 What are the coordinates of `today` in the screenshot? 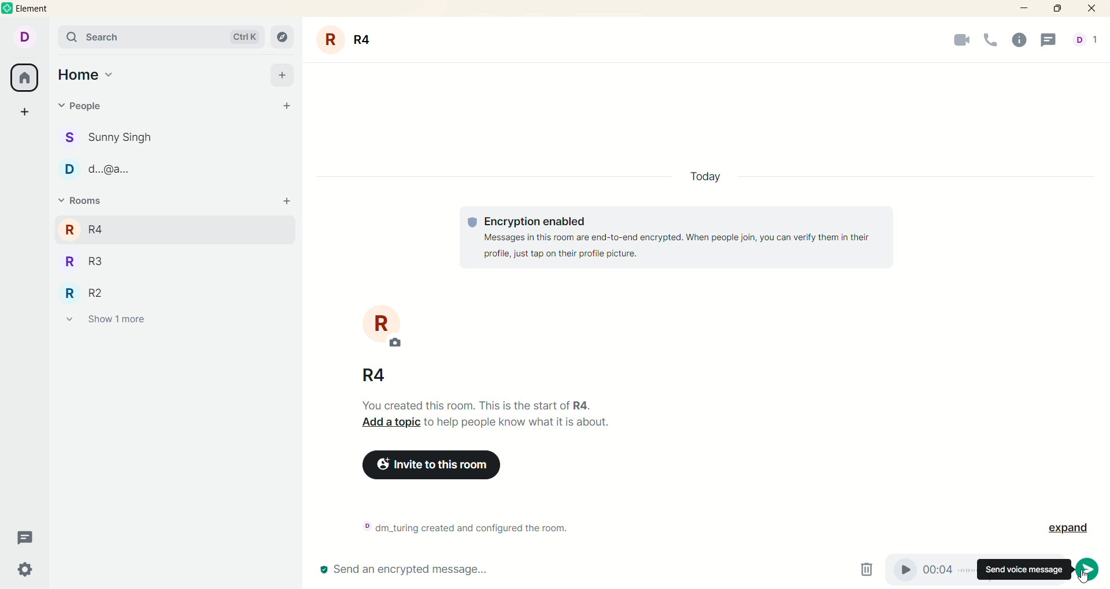 It's located at (700, 176).